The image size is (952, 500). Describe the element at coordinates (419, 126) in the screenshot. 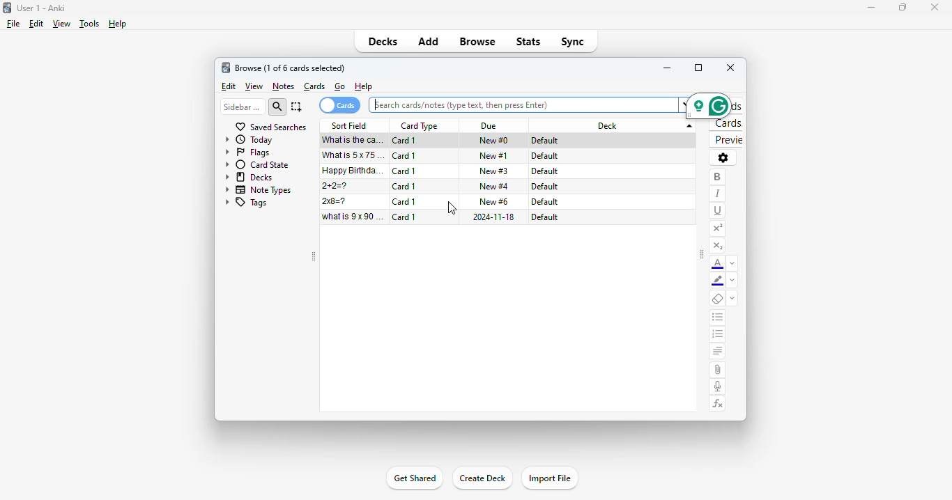

I see `card type` at that location.